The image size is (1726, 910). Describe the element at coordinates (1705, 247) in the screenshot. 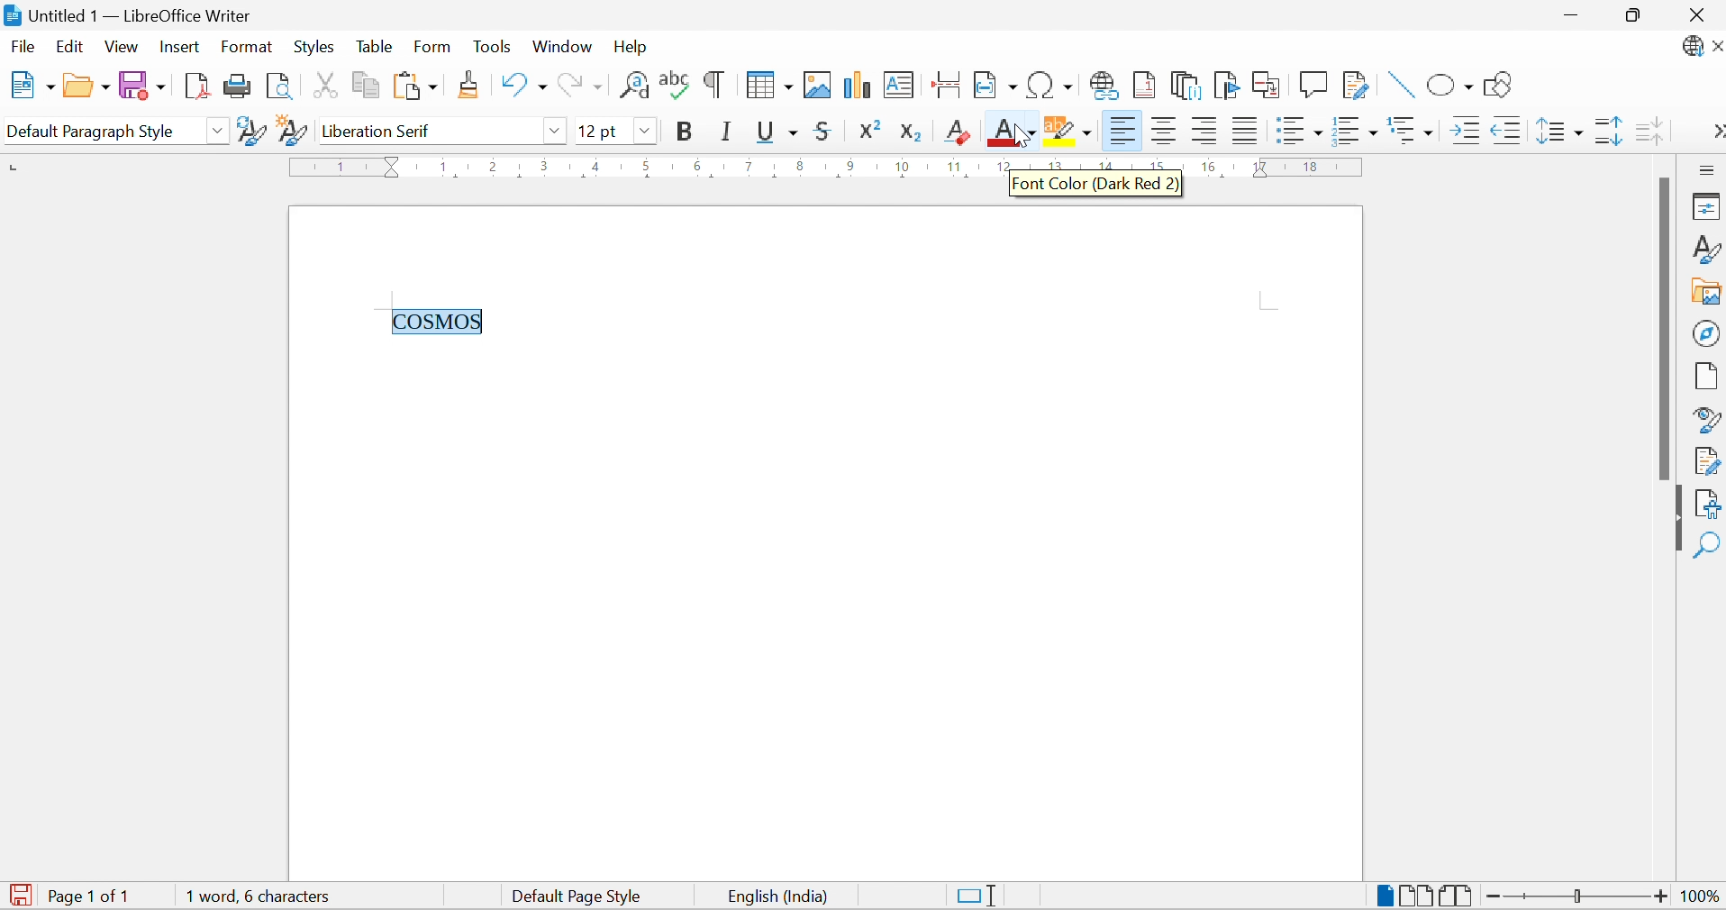

I see `Styles` at that location.